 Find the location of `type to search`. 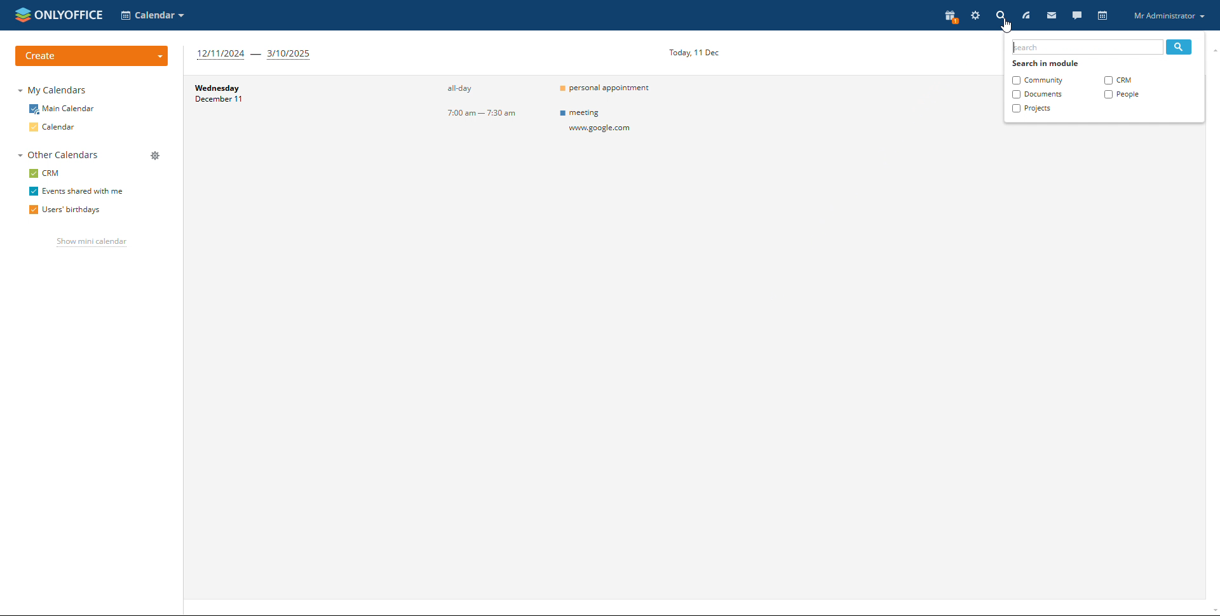

type to search is located at coordinates (1087, 47).